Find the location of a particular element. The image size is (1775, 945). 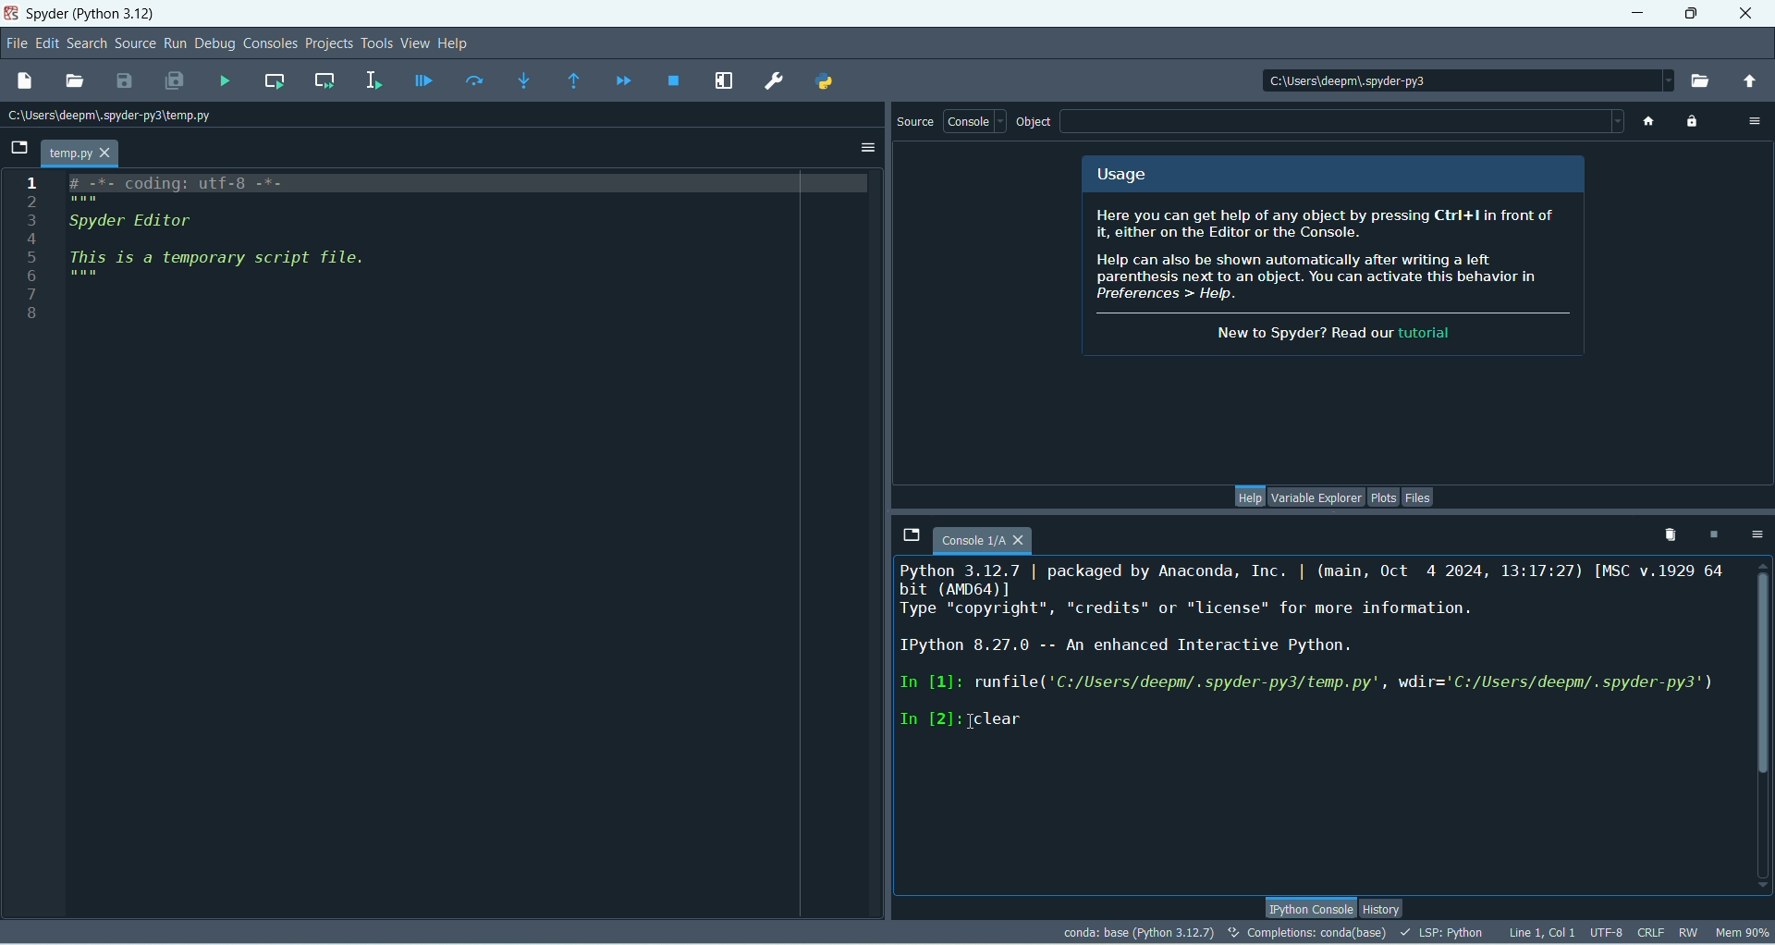

location is located at coordinates (1456, 79).